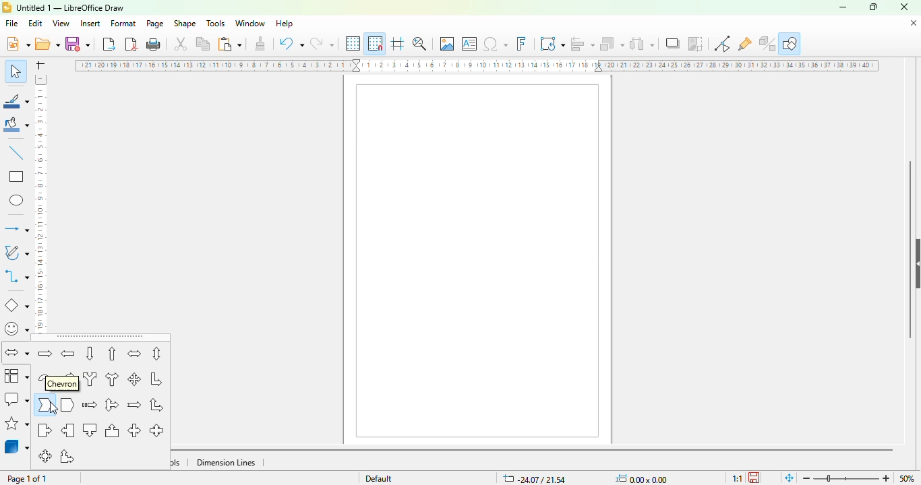 This screenshot has width=921, height=485. I want to click on show, so click(915, 264).